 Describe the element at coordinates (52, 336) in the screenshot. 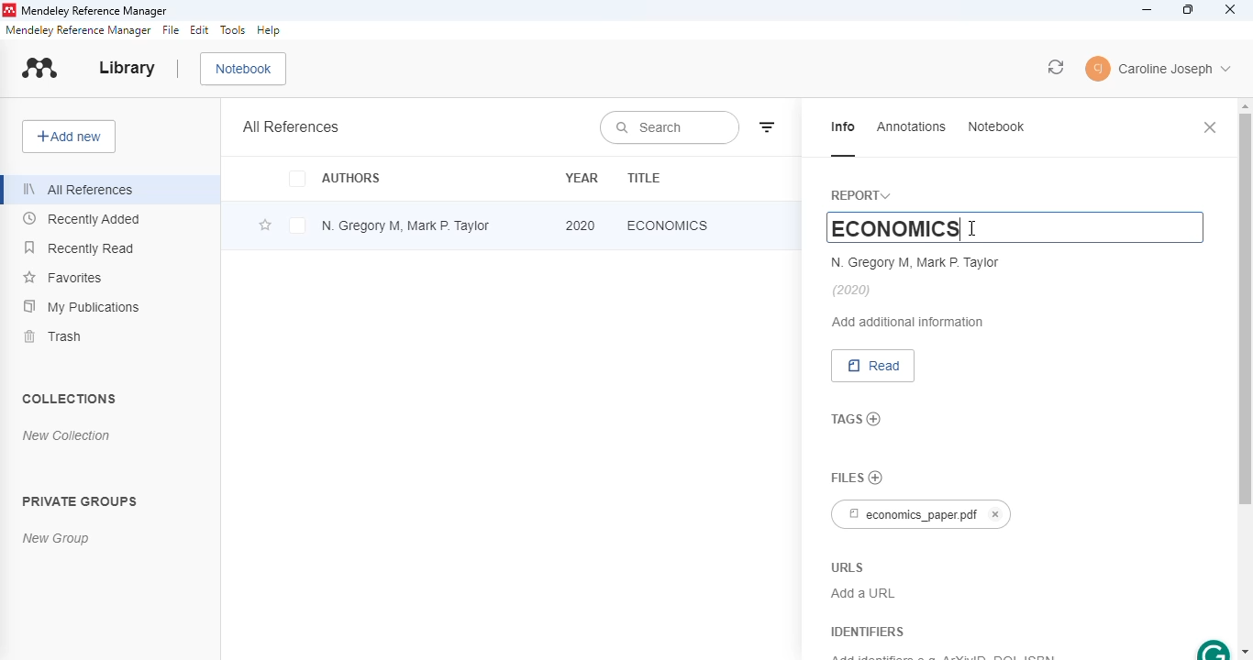

I see `trash` at that location.